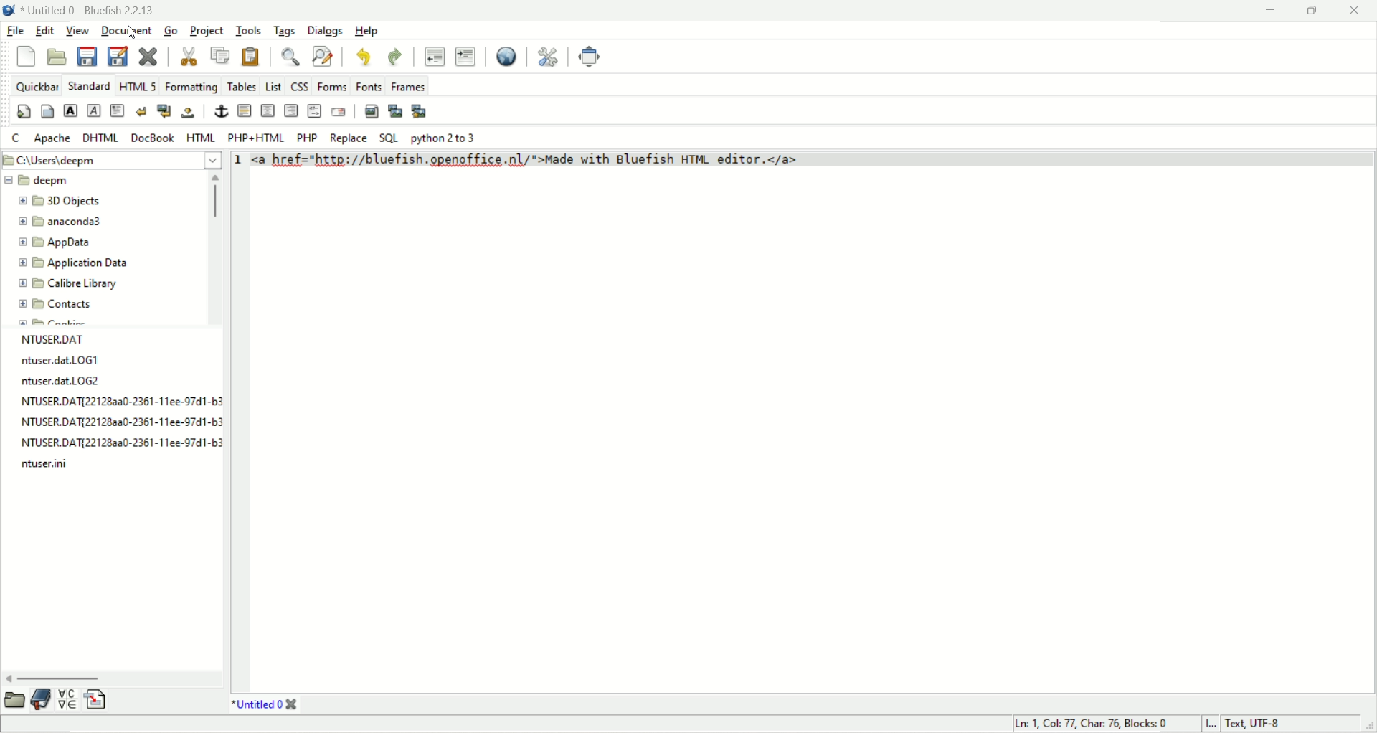 The width and height of the screenshot is (1377, 733). What do you see at coordinates (549, 57) in the screenshot?
I see `edit references` at bounding box center [549, 57].